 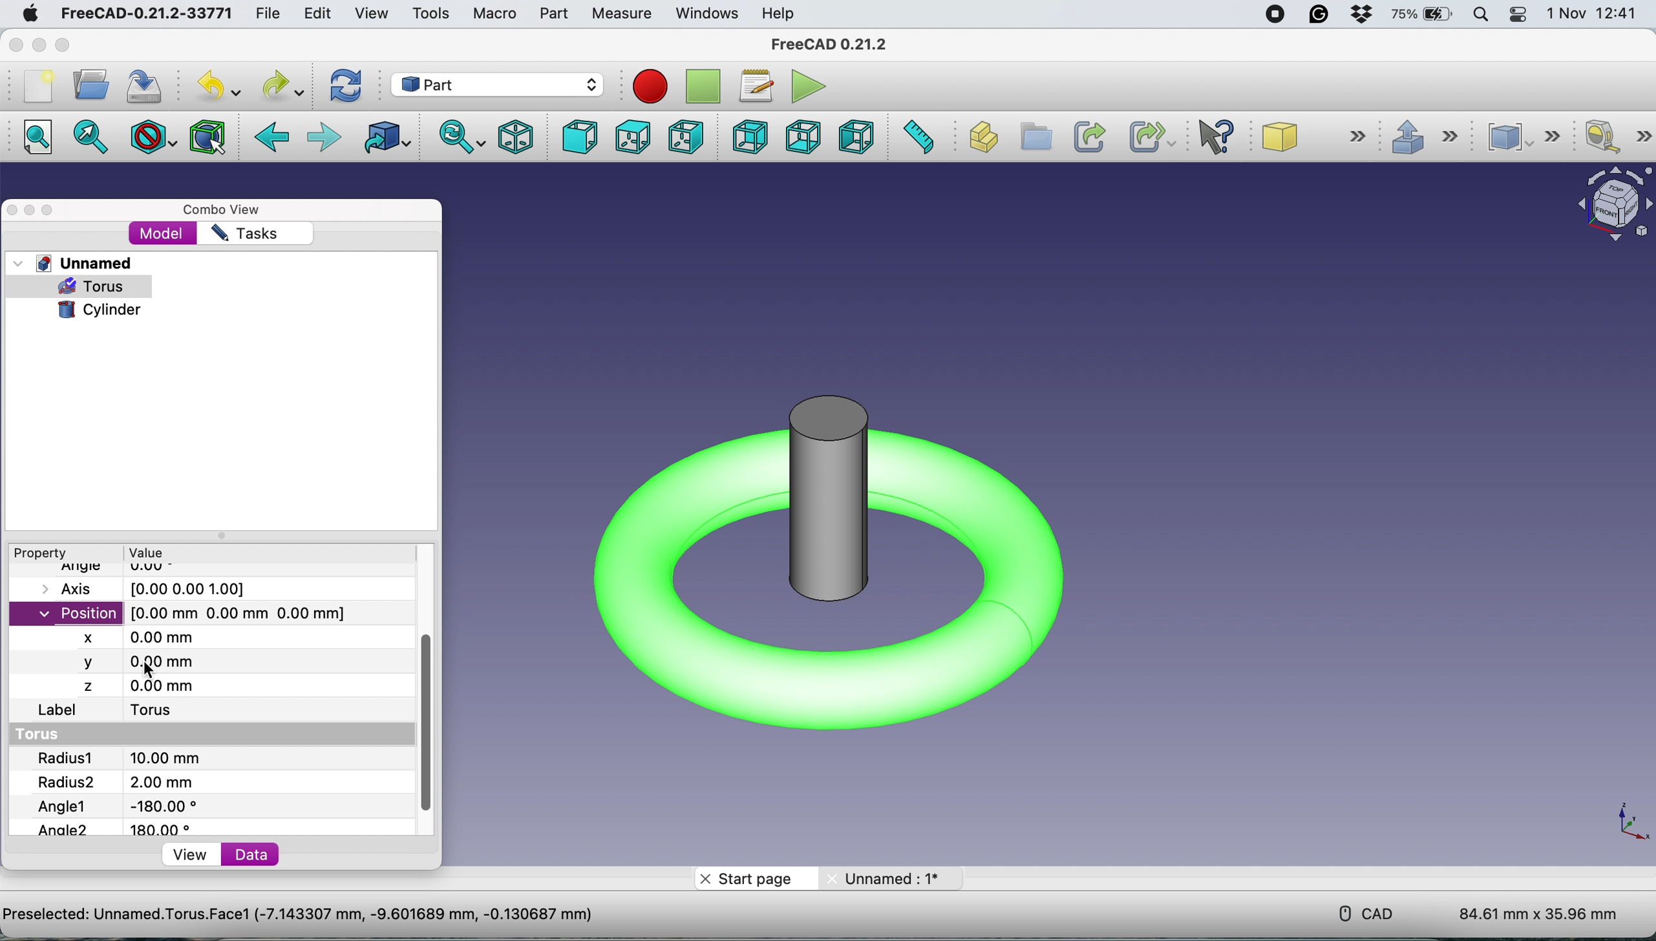 I want to click on part, so click(x=551, y=15).